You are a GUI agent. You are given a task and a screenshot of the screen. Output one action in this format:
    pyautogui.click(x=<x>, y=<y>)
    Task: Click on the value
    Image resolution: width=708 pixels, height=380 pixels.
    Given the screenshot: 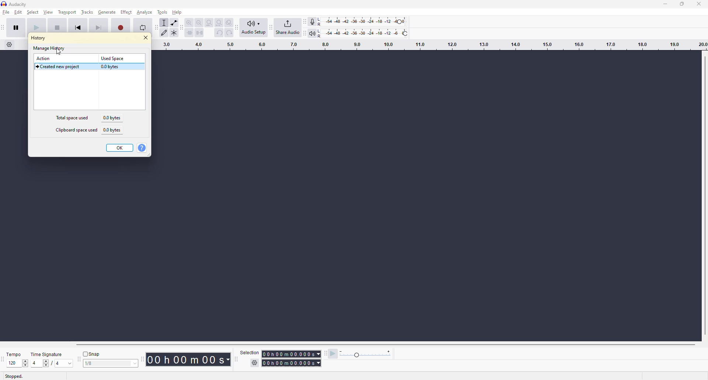 What is the action you would take?
    pyautogui.click(x=41, y=363)
    